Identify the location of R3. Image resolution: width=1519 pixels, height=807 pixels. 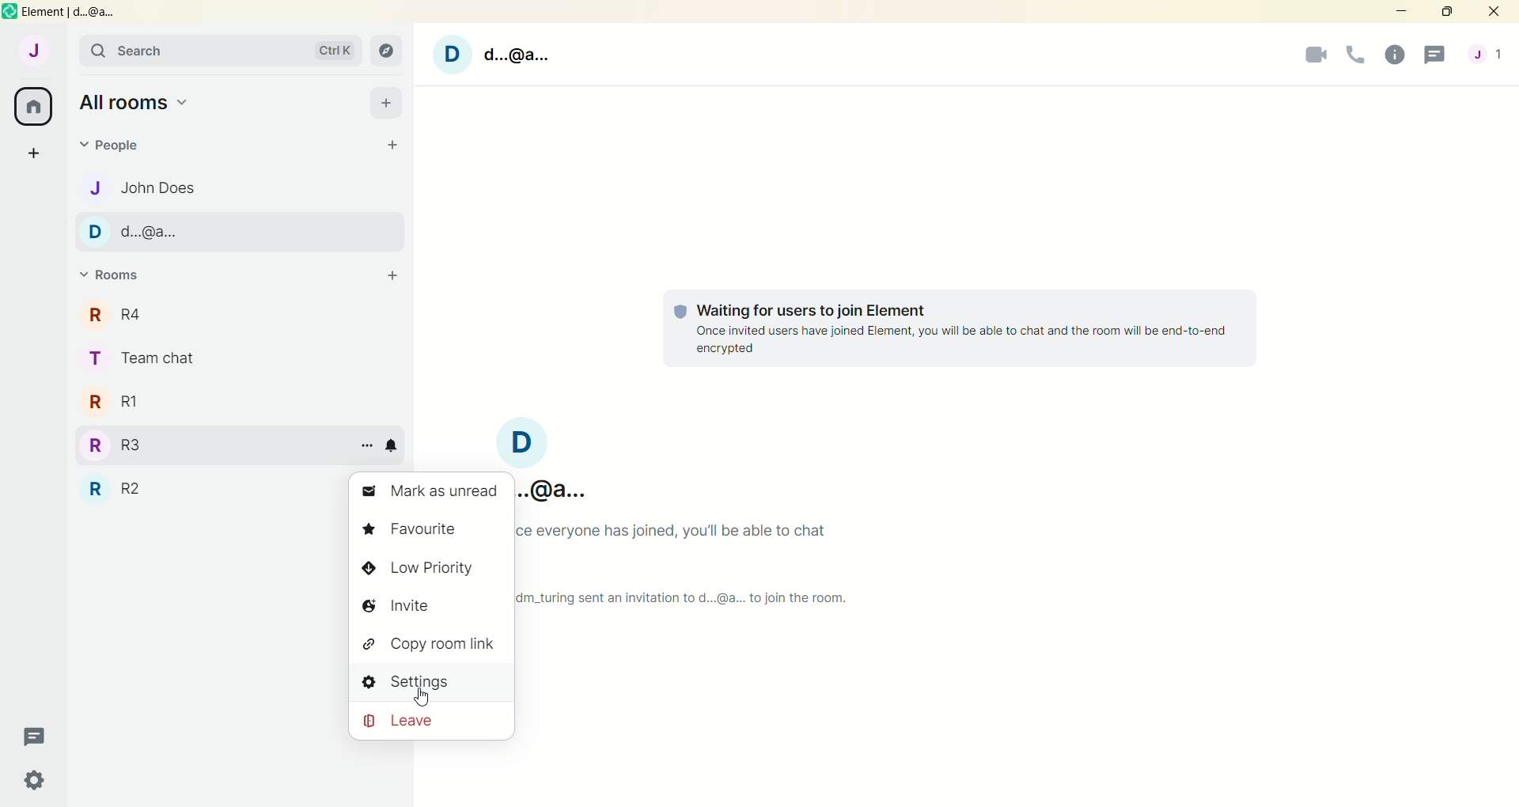
(208, 445).